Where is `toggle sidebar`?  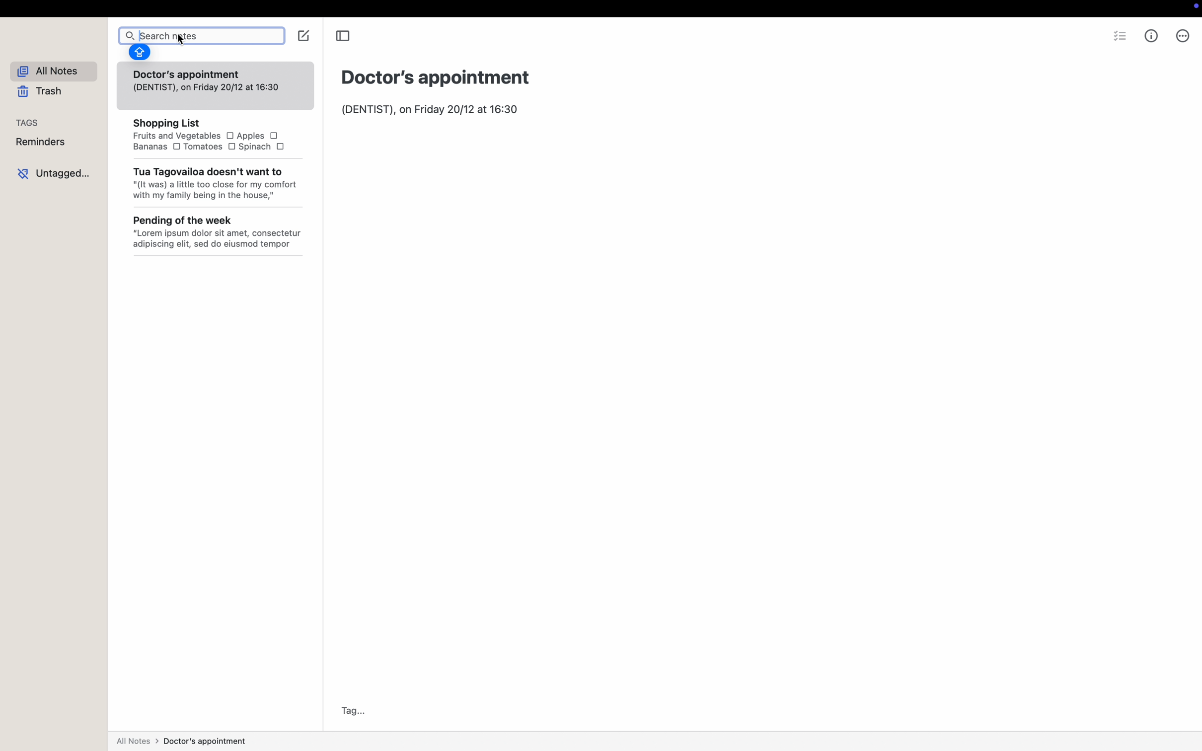 toggle sidebar is located at coordinates (344, 36).